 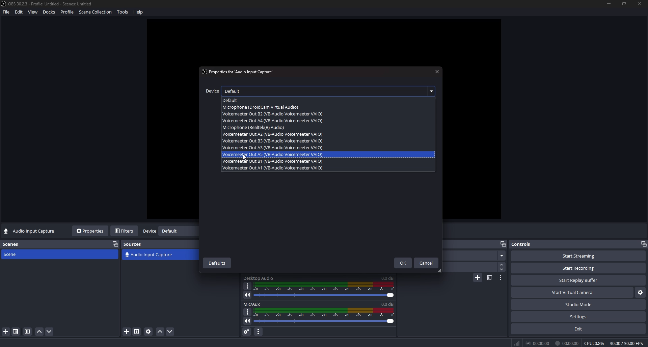 What do you see at coordinates (502, 269) in the screenshot?
I see `decrease duration` at bounding box center [502, 269].